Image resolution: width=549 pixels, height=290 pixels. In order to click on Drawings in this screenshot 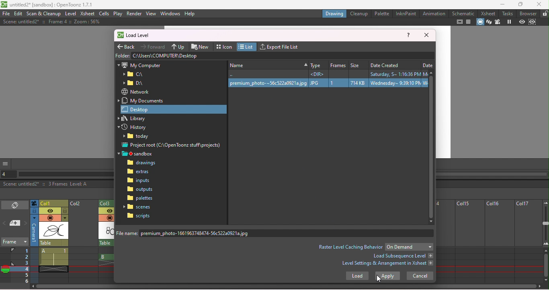, I will do `click(143, 163)`.